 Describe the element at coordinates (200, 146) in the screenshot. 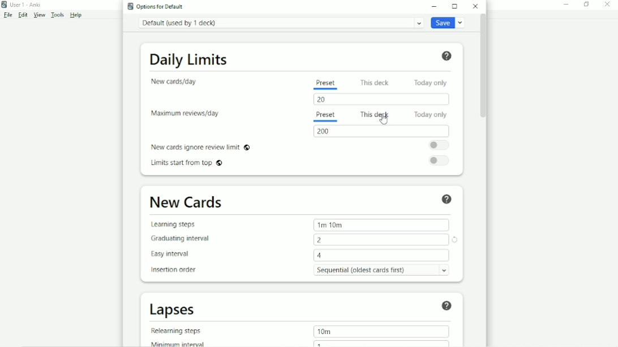

I see `New cards ignore review limit` at that location.